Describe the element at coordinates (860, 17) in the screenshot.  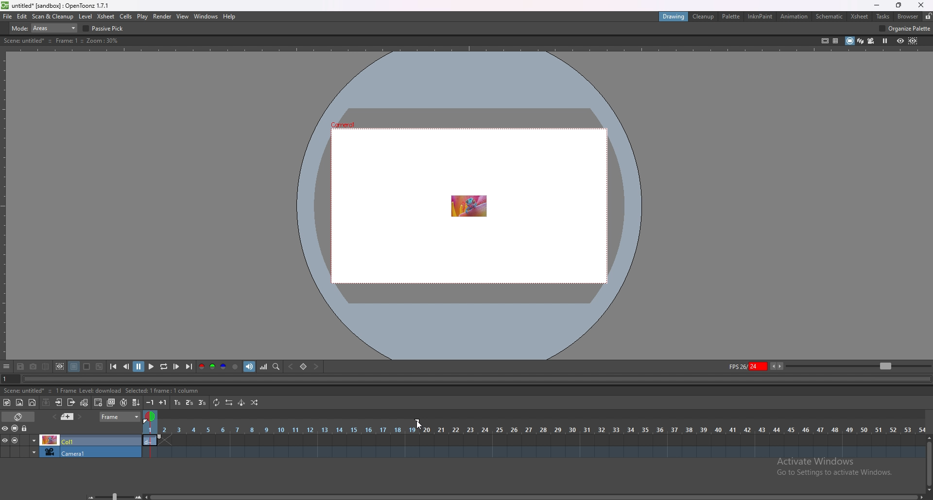
I see `xsheet` at that location.